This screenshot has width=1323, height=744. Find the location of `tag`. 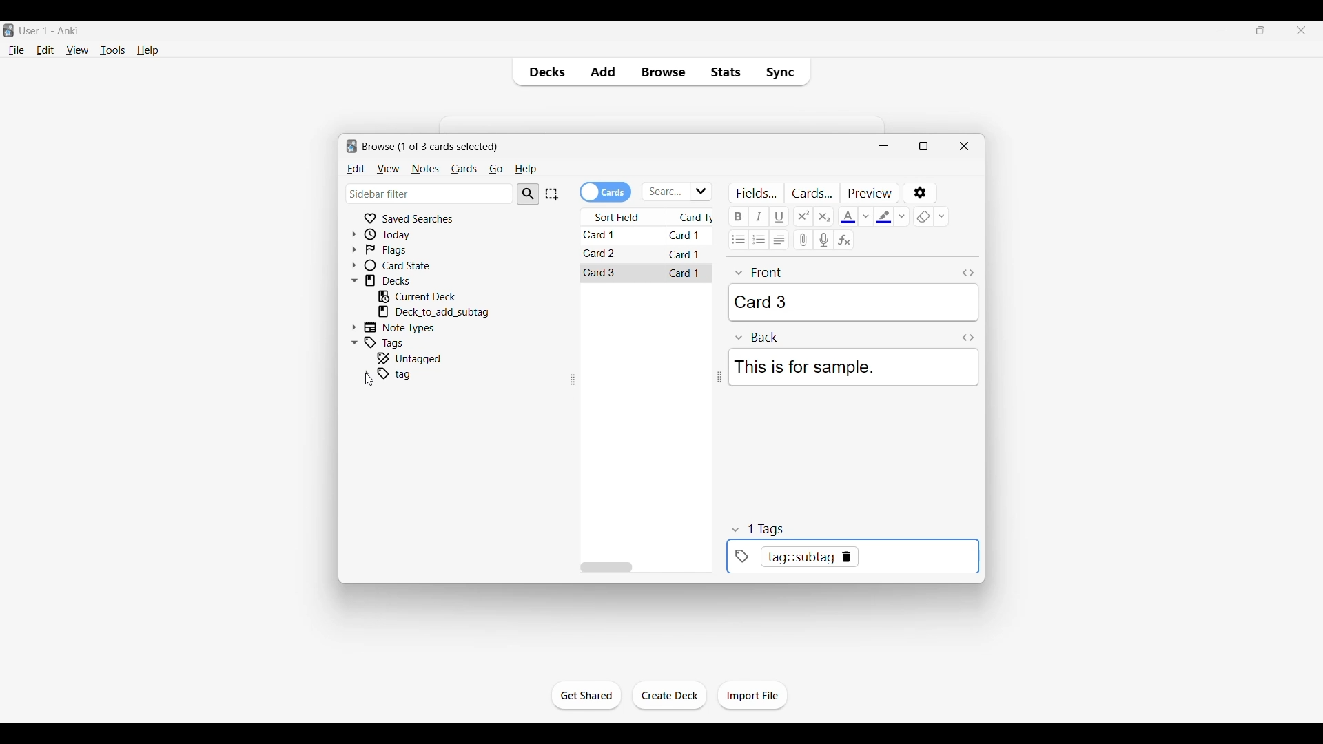

tag is located at coordinates (400, 374).